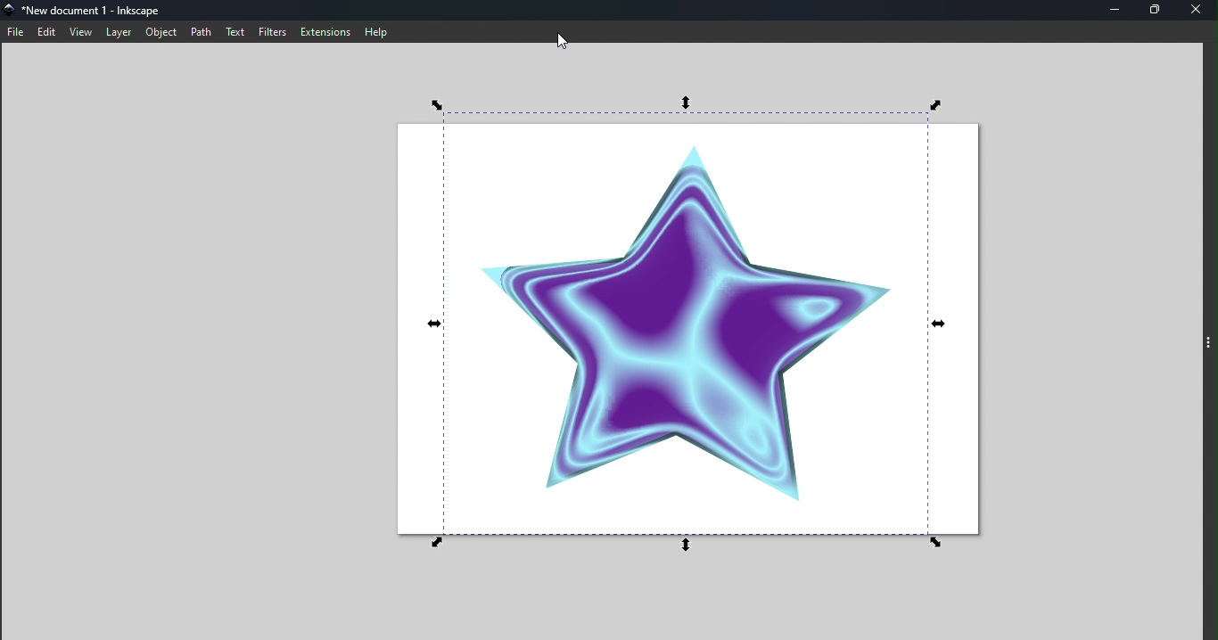  Describe the element at coordinates (15, 33) in the screenshot. I see `File` at that location.